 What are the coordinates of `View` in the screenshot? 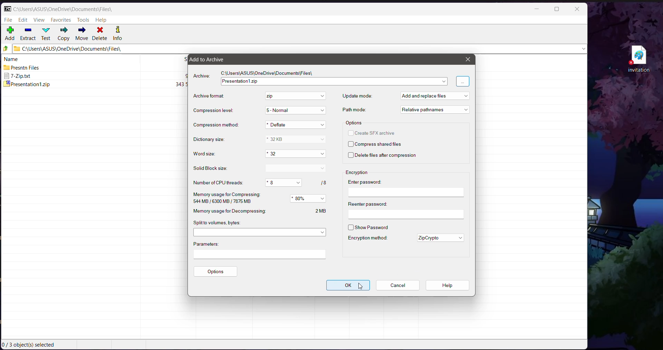 It's located at (40, 20).